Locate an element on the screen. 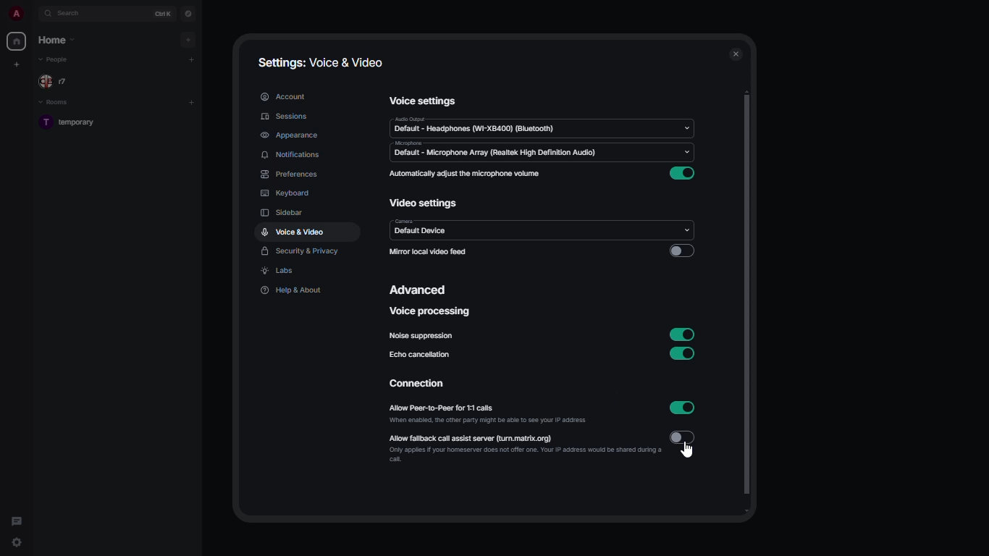  notifications is located at coordinates (290, 155).